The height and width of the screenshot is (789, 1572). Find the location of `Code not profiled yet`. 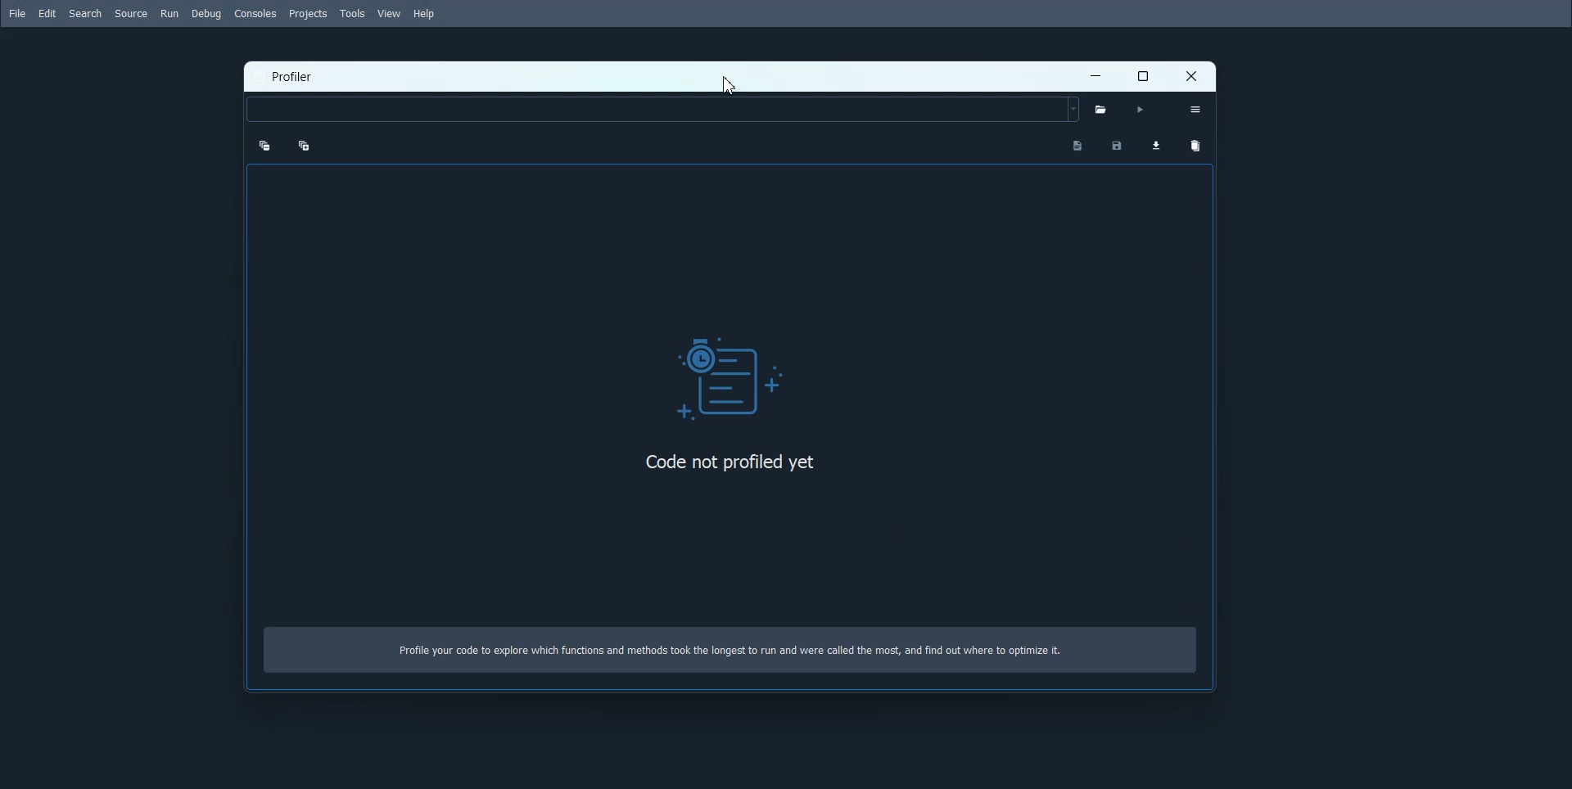

Code not profiled yet is located at coordinates (735, 462).